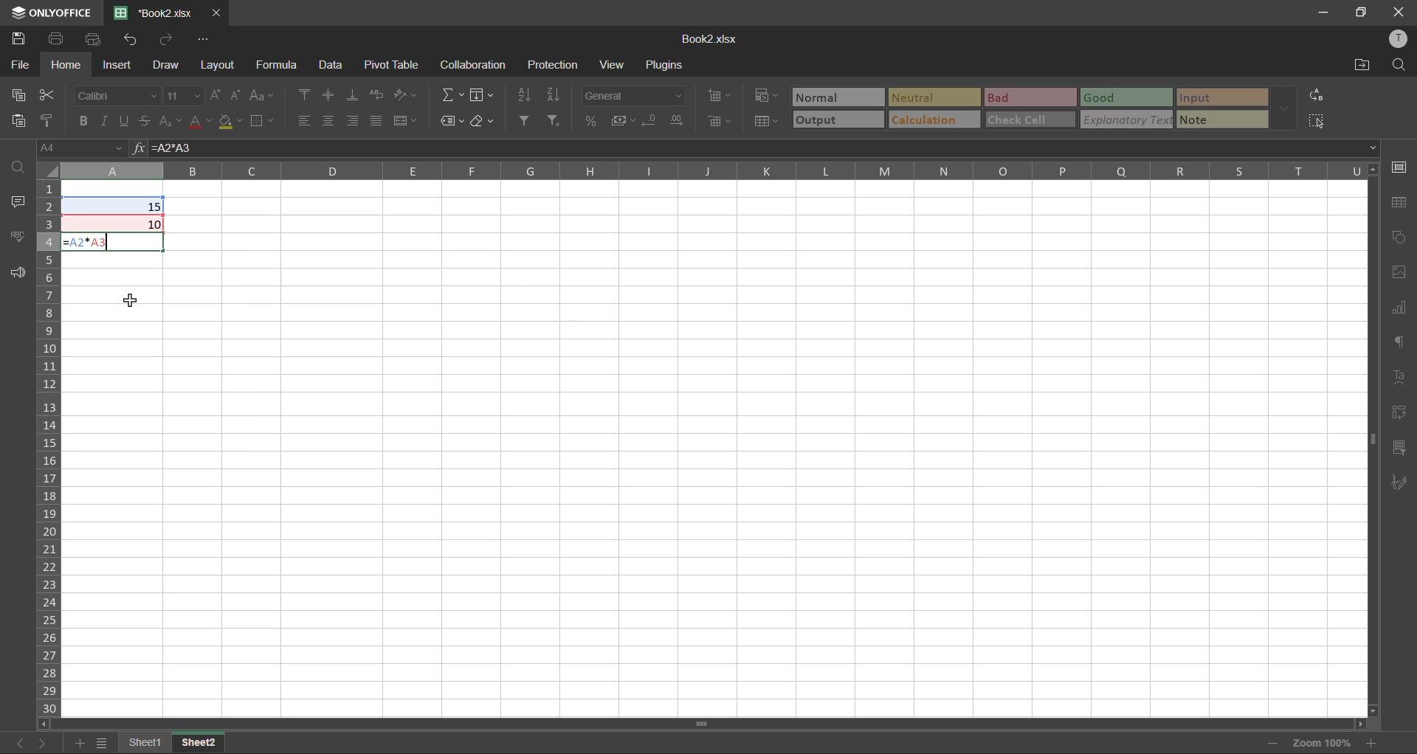 This screenshot has height=754, width=1417. Describe the element at coordinates (1318, 120) in the screenshot. I see `select all` at that location.